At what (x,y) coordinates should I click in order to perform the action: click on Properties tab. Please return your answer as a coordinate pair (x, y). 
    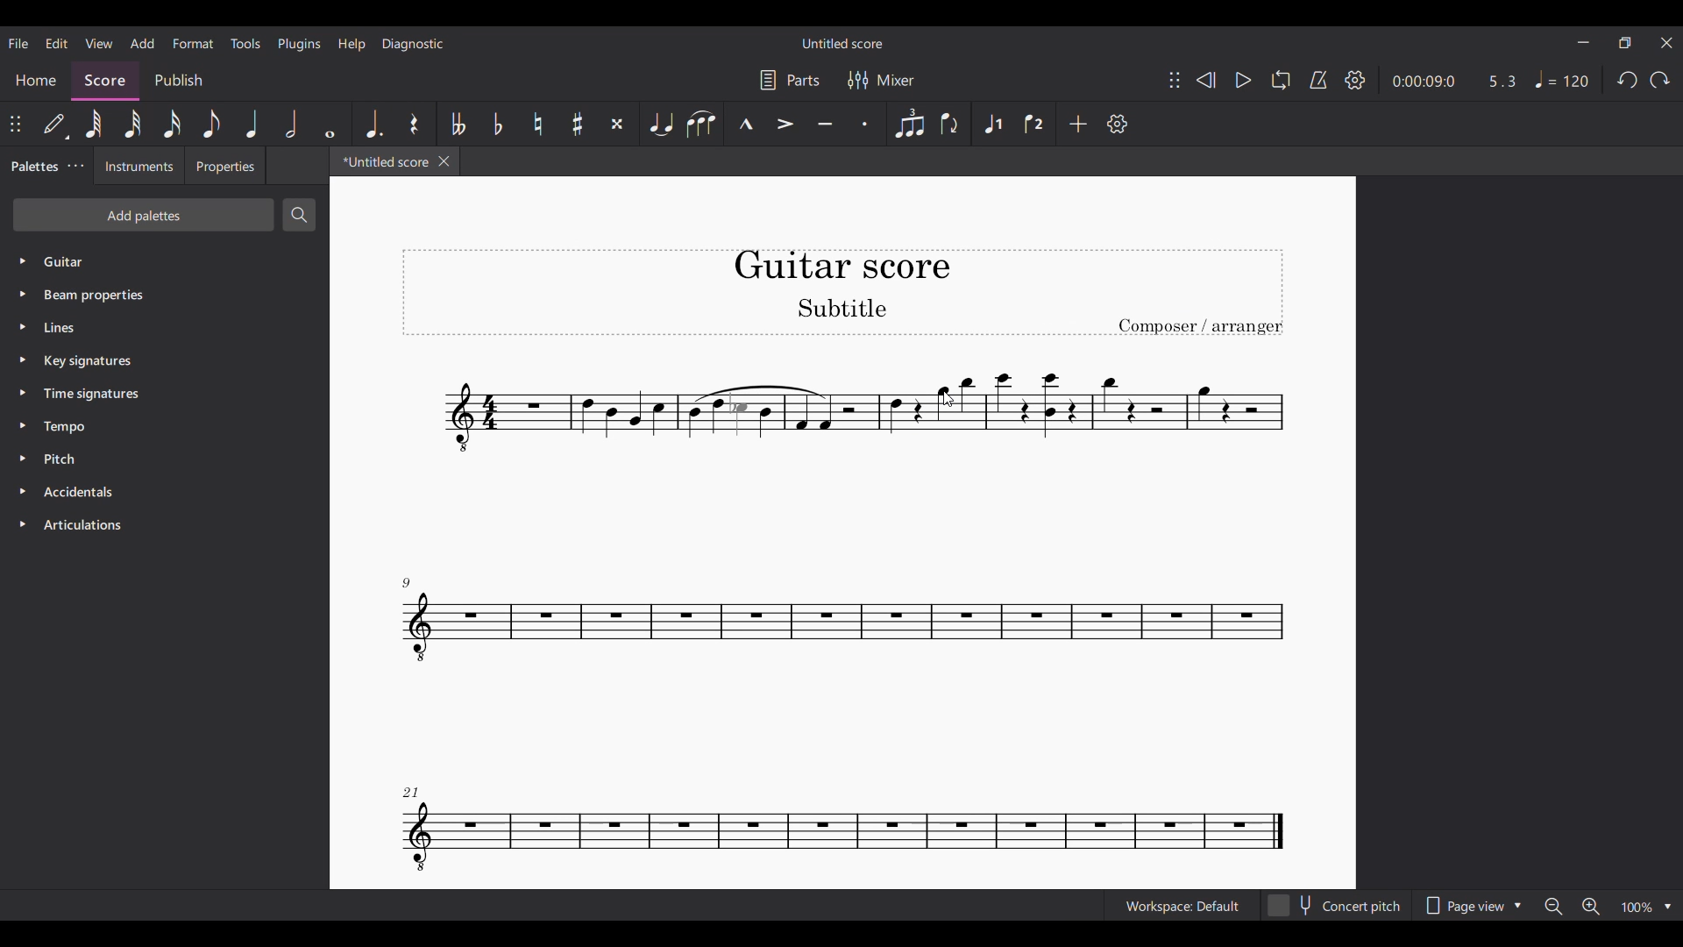
    Looking at the image, I should click on (225, 166).